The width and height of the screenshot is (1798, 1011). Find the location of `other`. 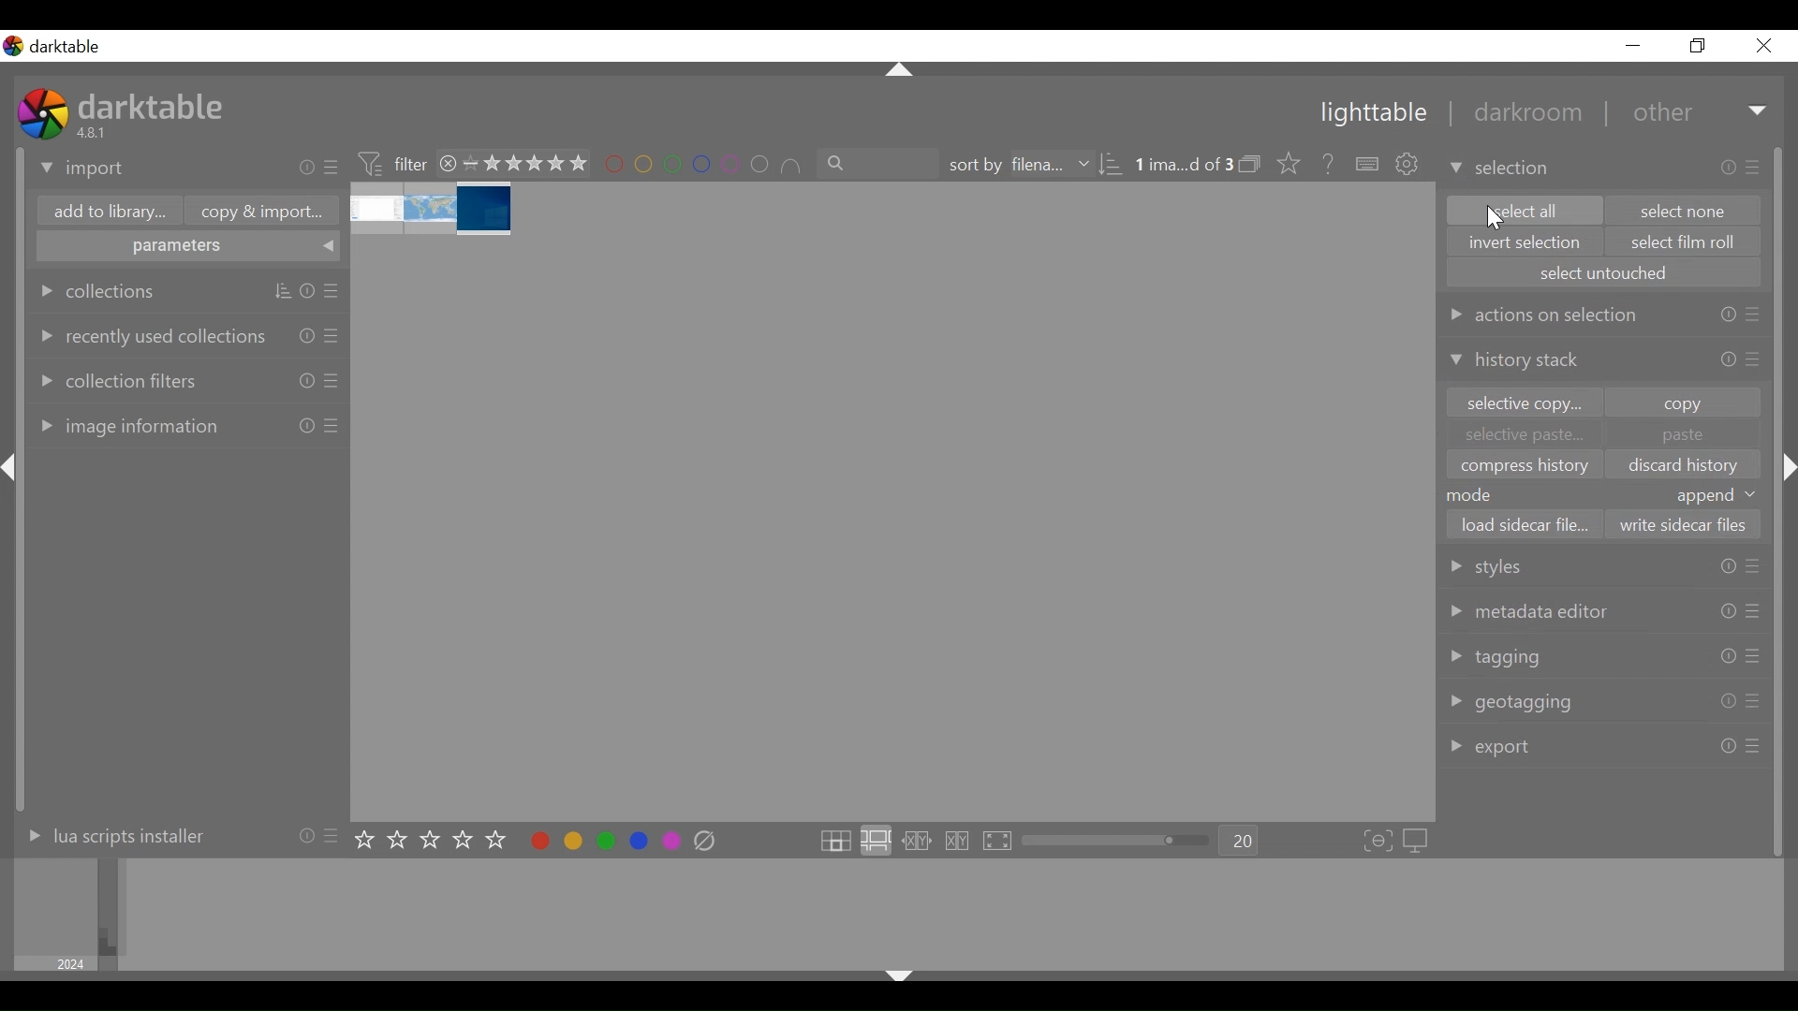

other is located at coordinates (1660, 113).